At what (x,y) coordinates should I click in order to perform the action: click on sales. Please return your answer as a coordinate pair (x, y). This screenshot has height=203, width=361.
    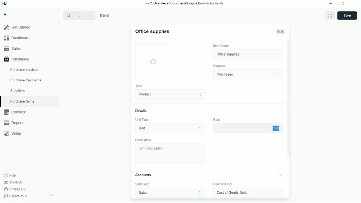
    Looking at the image, I should click on (13, 48).